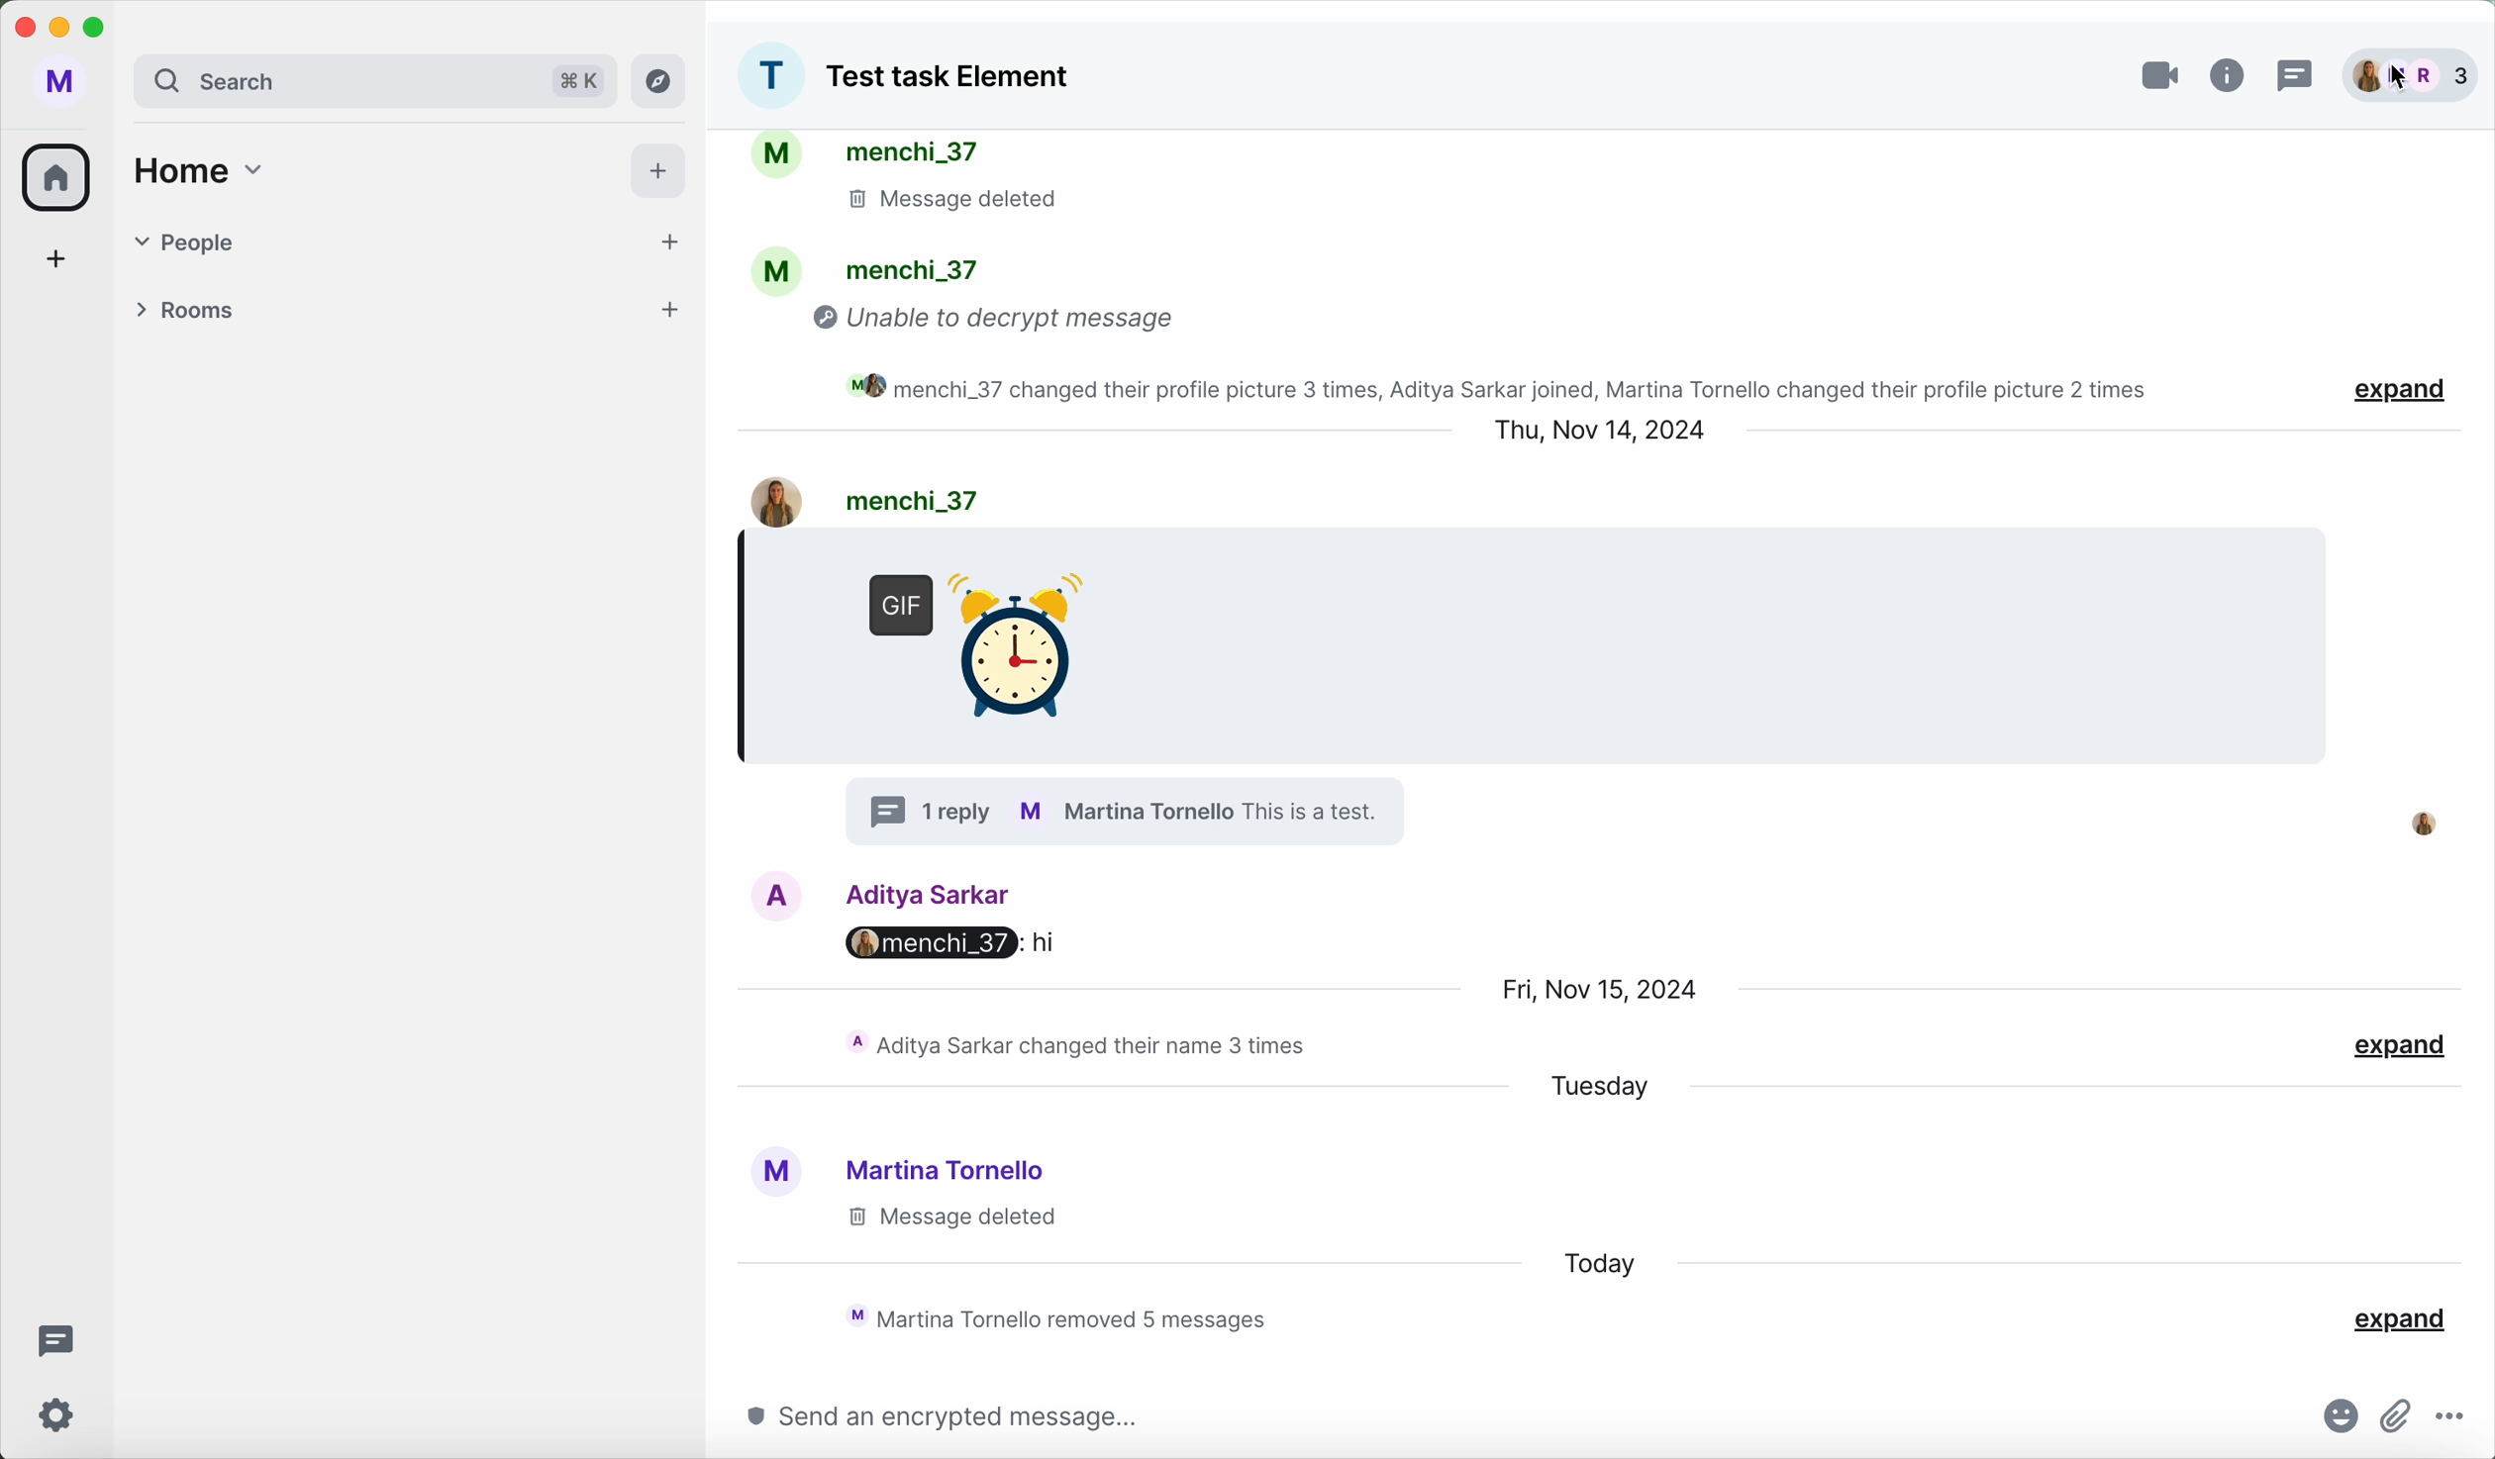  I want to click on add, so click(671, 243).